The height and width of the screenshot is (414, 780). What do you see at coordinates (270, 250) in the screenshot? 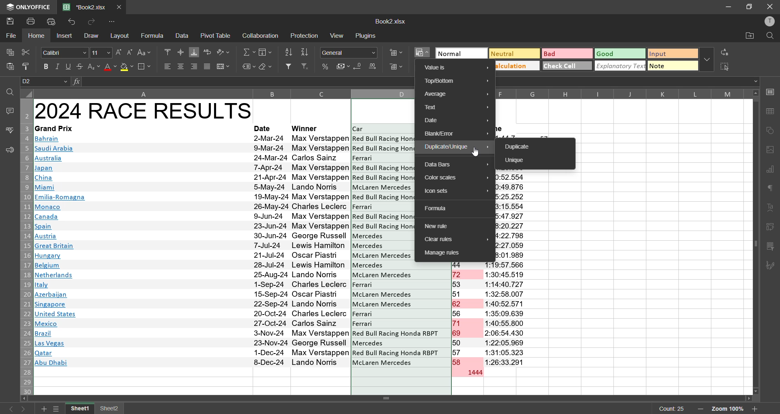
I see `date` at bounding box center [270, 250].